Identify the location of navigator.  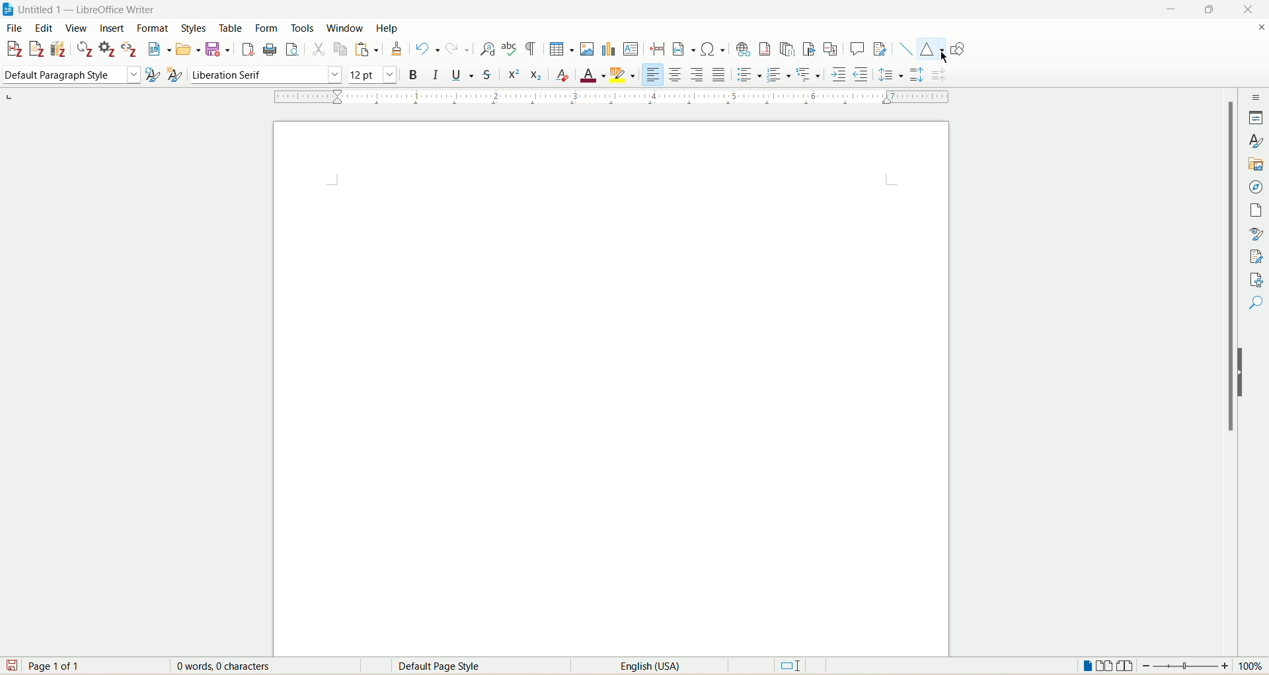
(1256, 188).